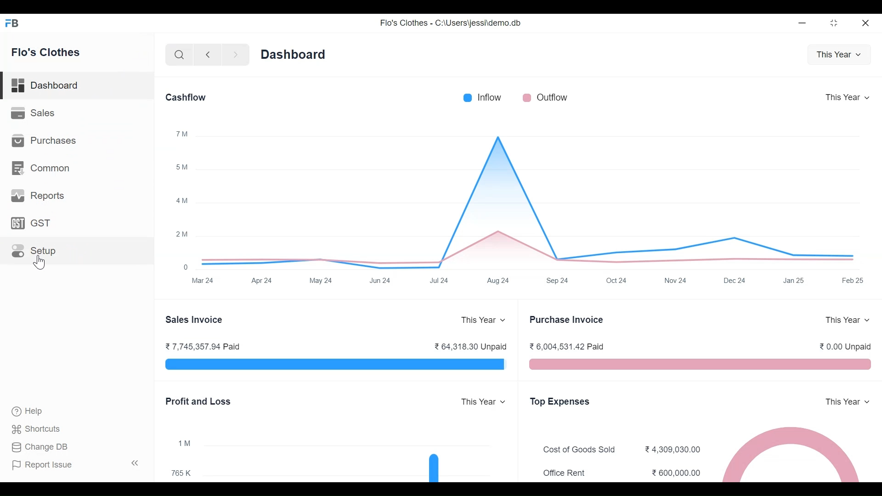 Image resolution: width=882 pixels, height=496 pixels. I want to click on Cost of Goods Sold, so click(579, 449).